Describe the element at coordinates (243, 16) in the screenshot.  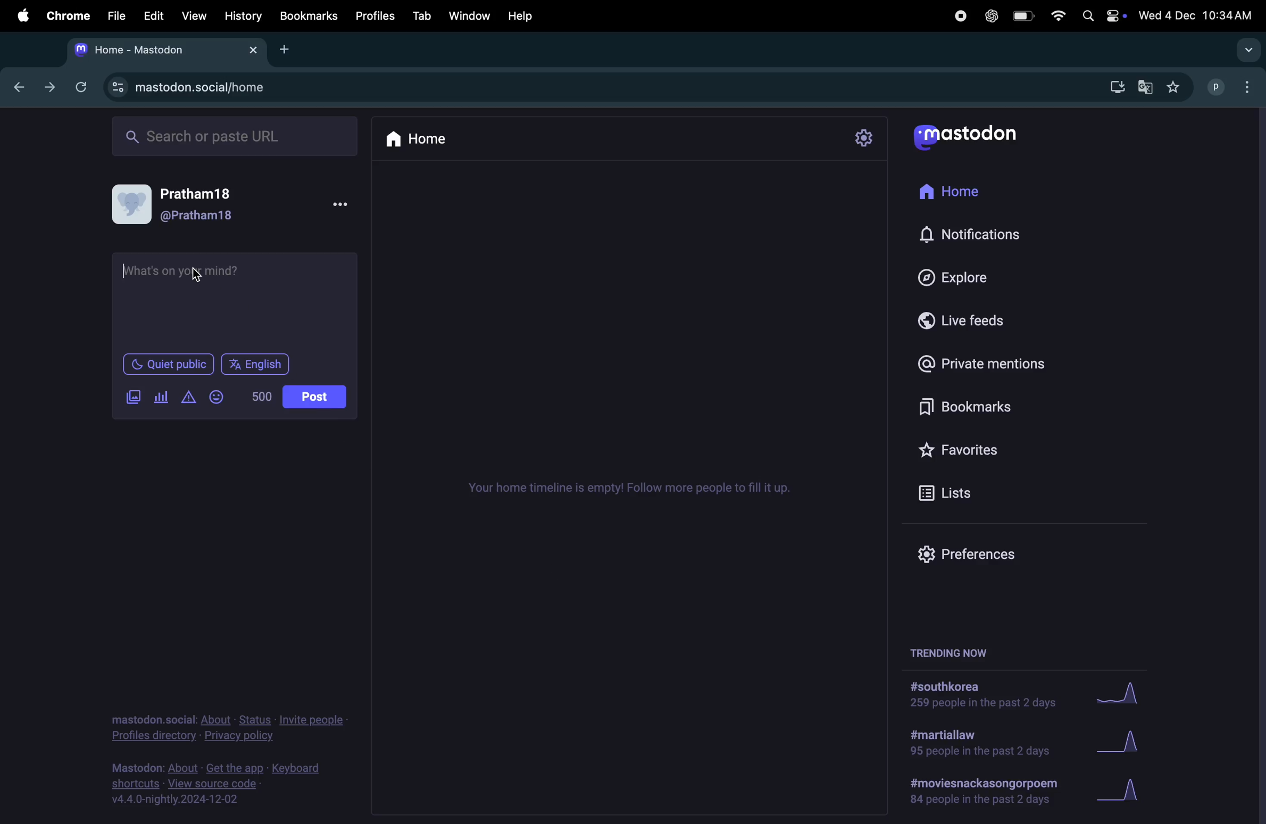
I see `History` at that location.